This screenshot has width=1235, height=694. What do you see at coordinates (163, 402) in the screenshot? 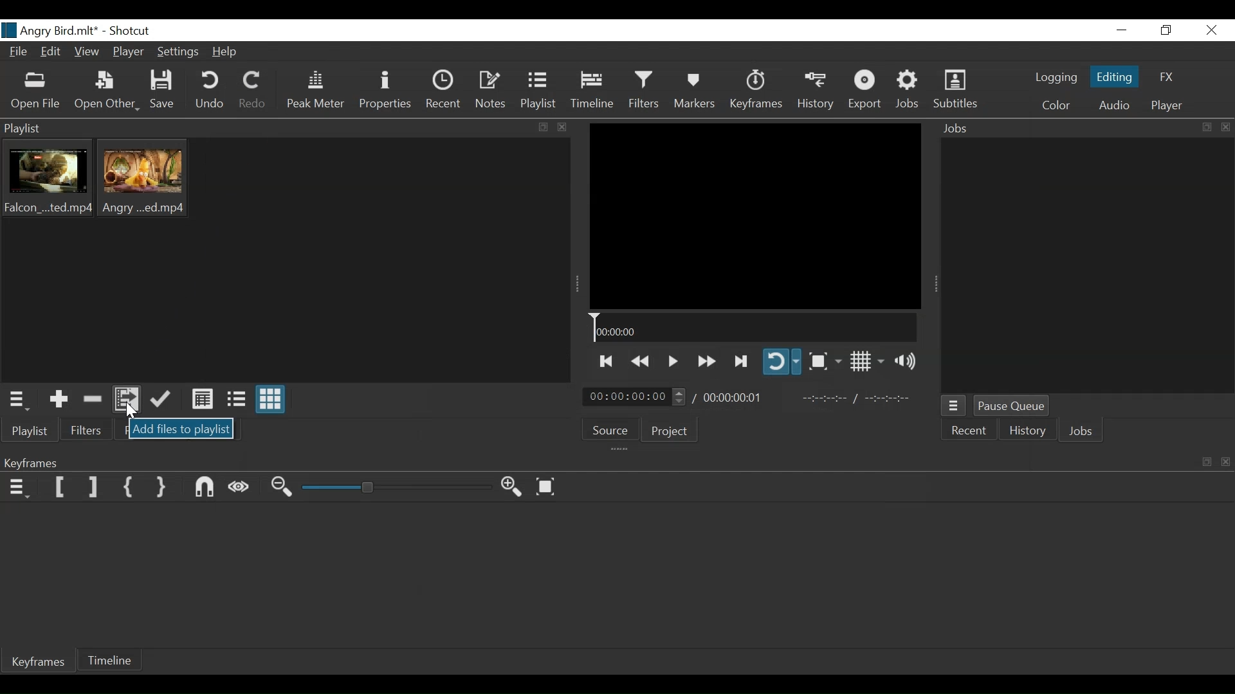
I see `Update` at bounding box center [163, 402].